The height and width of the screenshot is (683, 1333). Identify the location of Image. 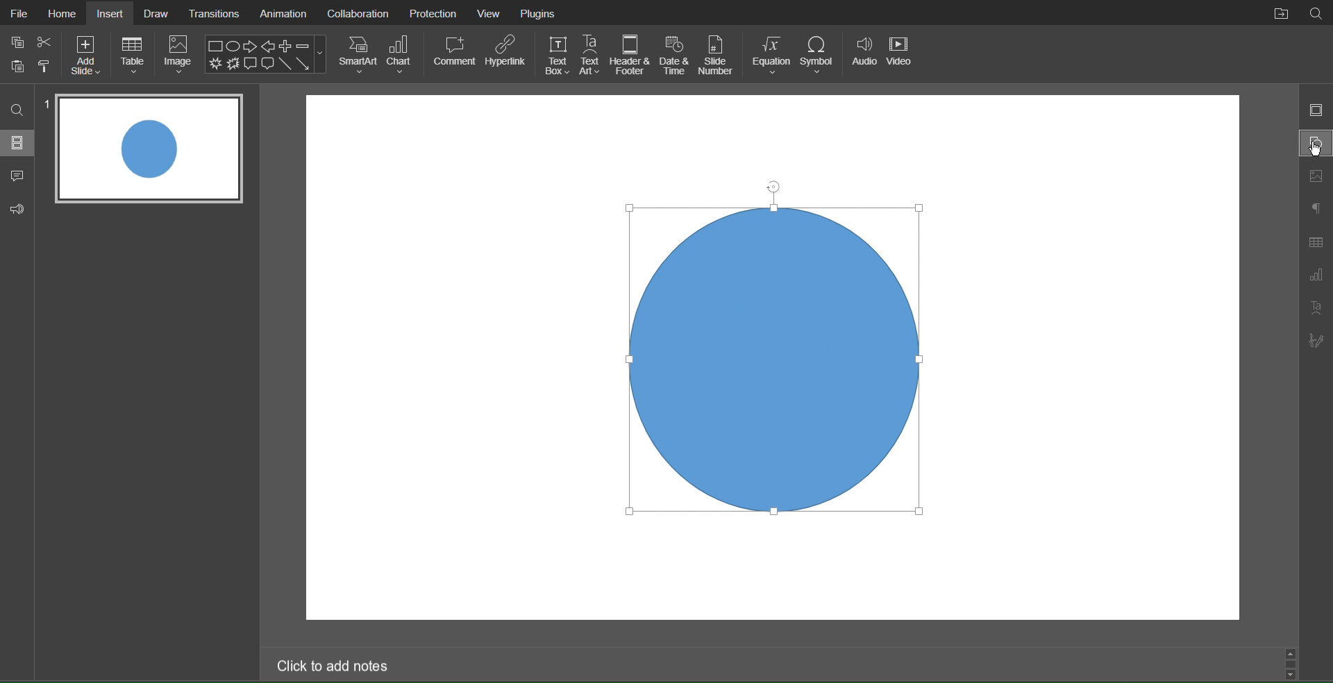
(178, 54).